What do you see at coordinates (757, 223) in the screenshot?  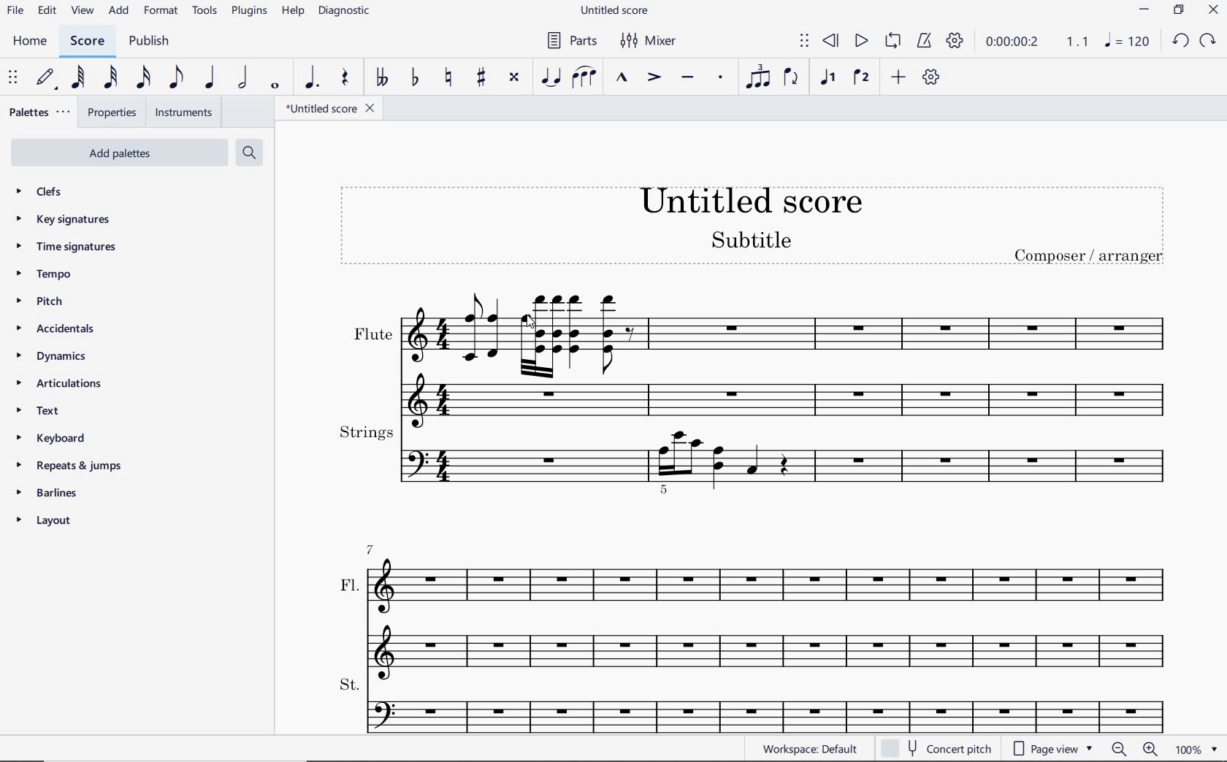 I see `title` at bounding box center [757, 223].